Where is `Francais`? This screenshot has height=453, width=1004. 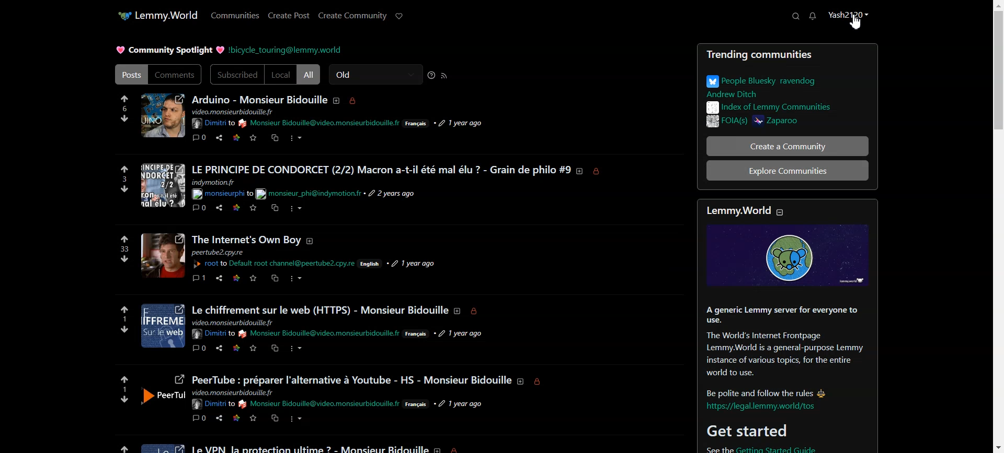 Francais is located at coordinates (417, 124).